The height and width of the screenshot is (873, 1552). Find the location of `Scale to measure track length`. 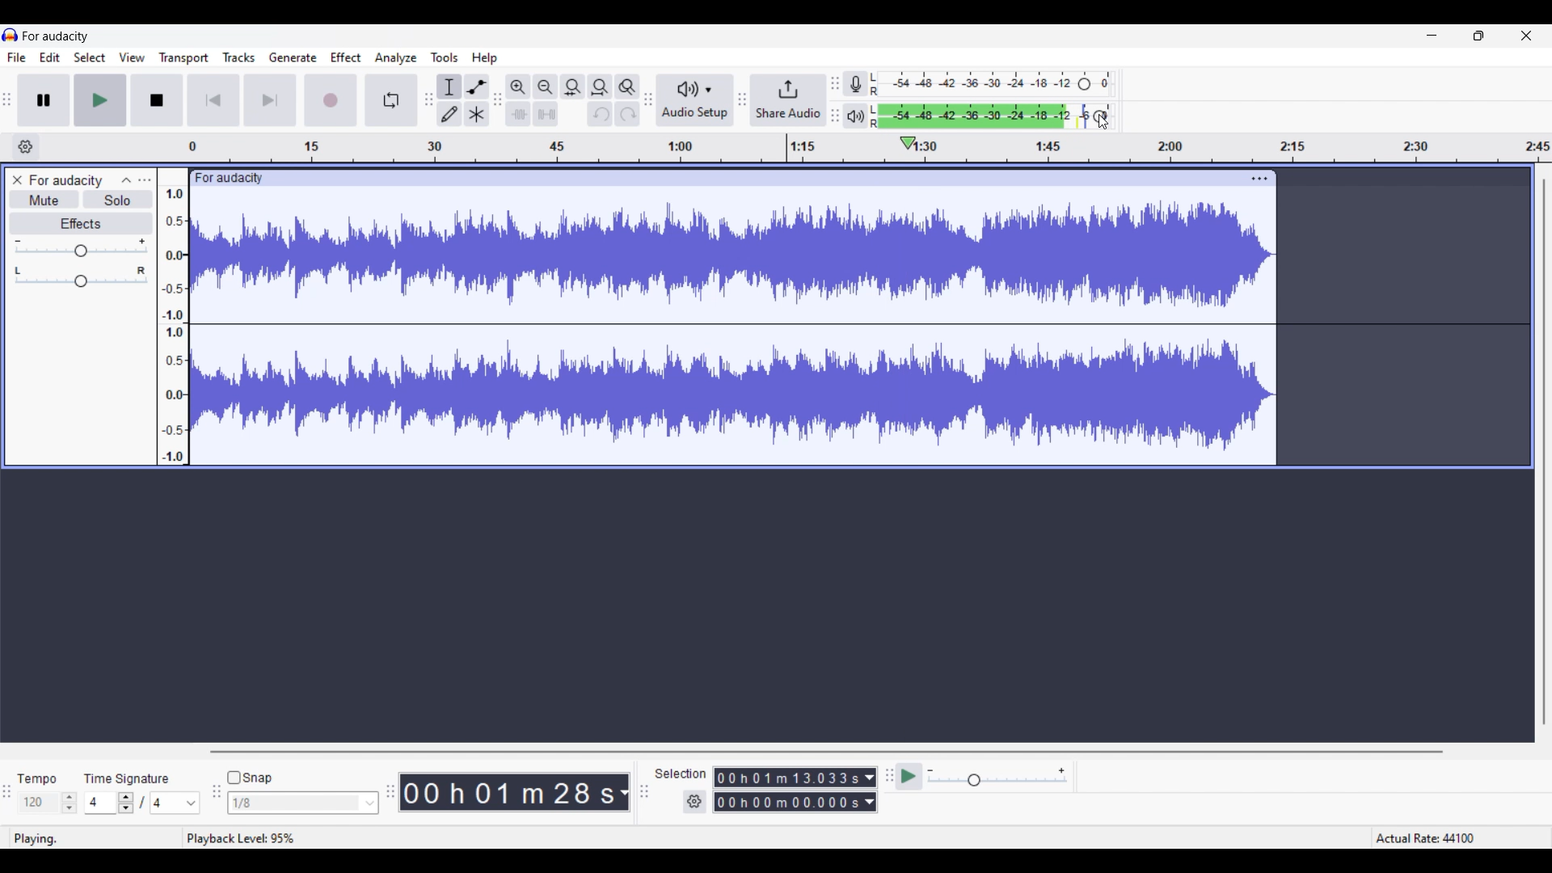

Scale to measure track length is located at coordinates (609, 147).